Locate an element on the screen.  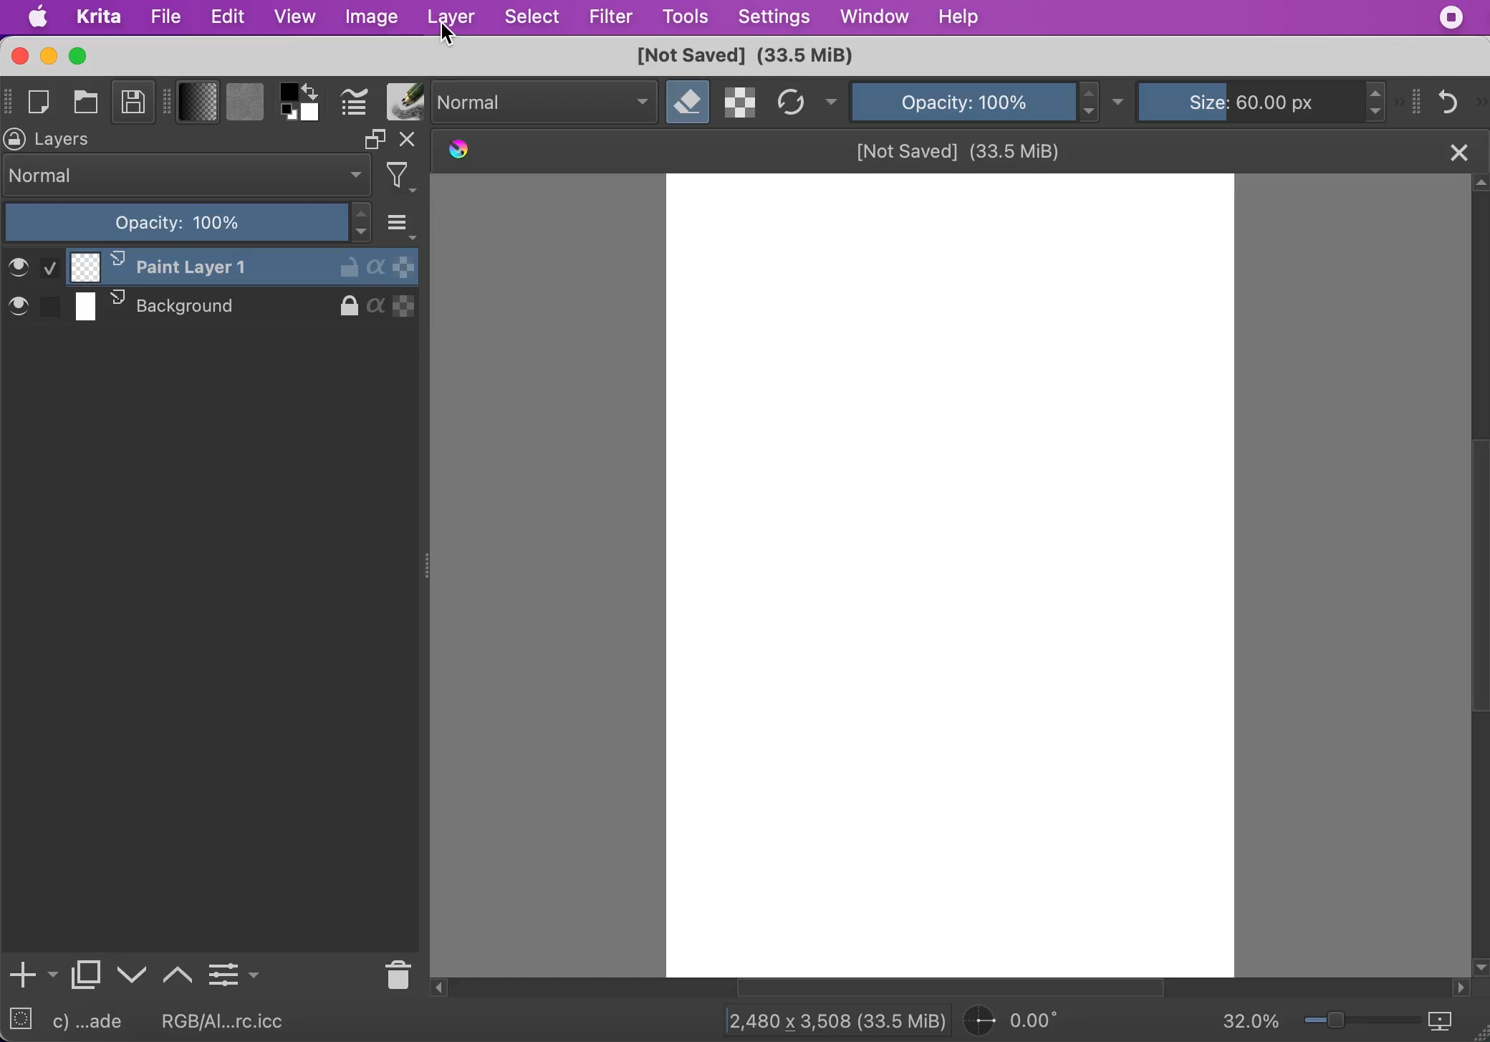
background is located at coordinates (212, 309).